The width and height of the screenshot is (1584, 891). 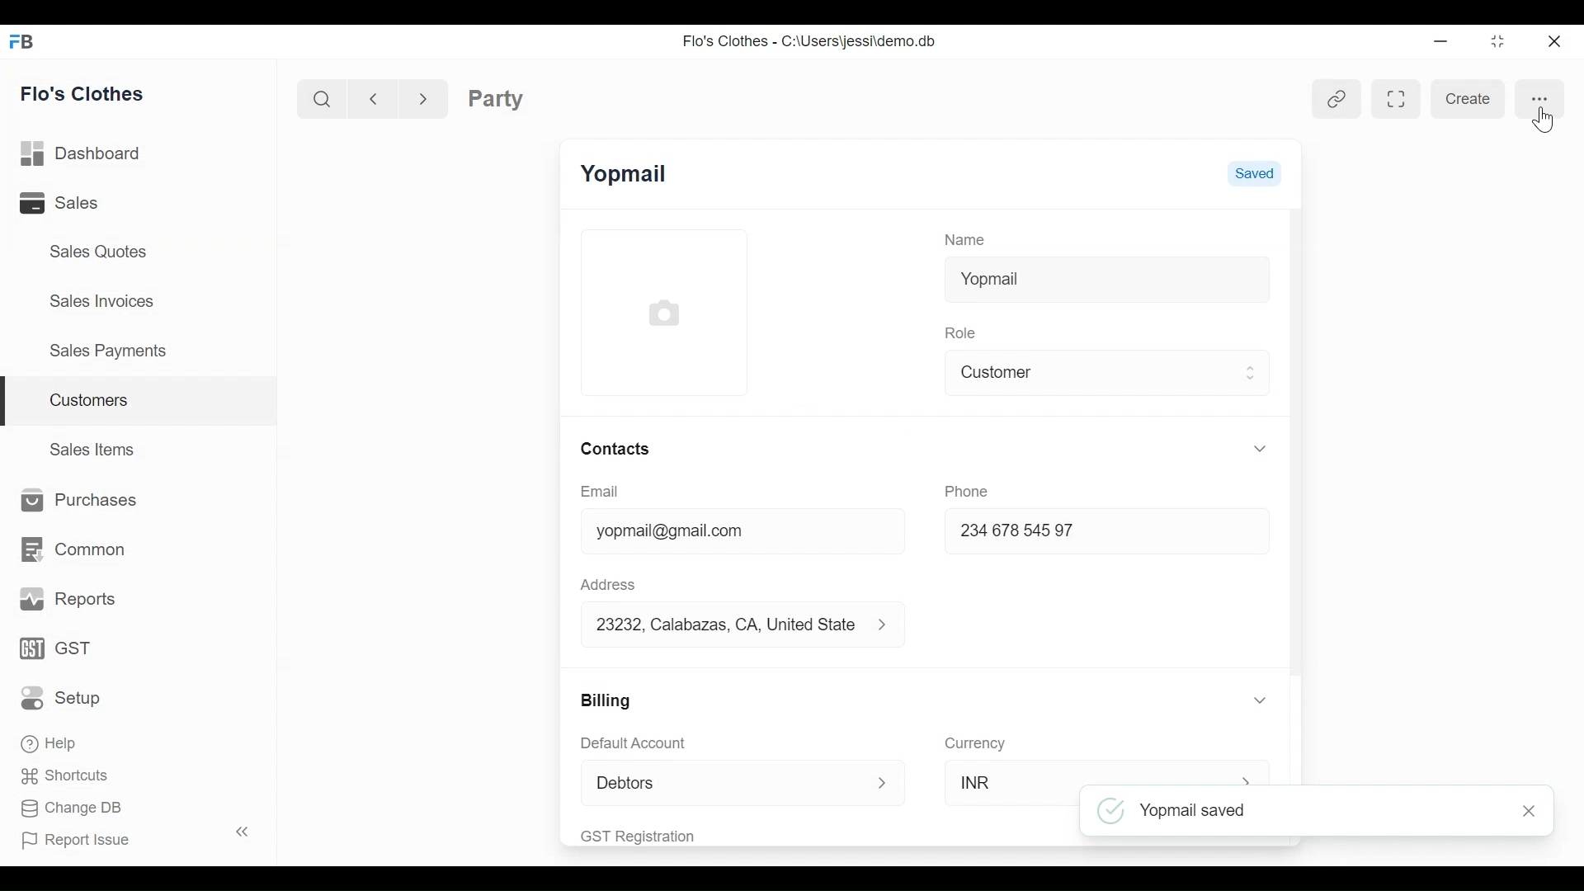 What do you see at coordinates (71, 549) in the screenshot?
I see `Common` at bounding box center [71, 549].